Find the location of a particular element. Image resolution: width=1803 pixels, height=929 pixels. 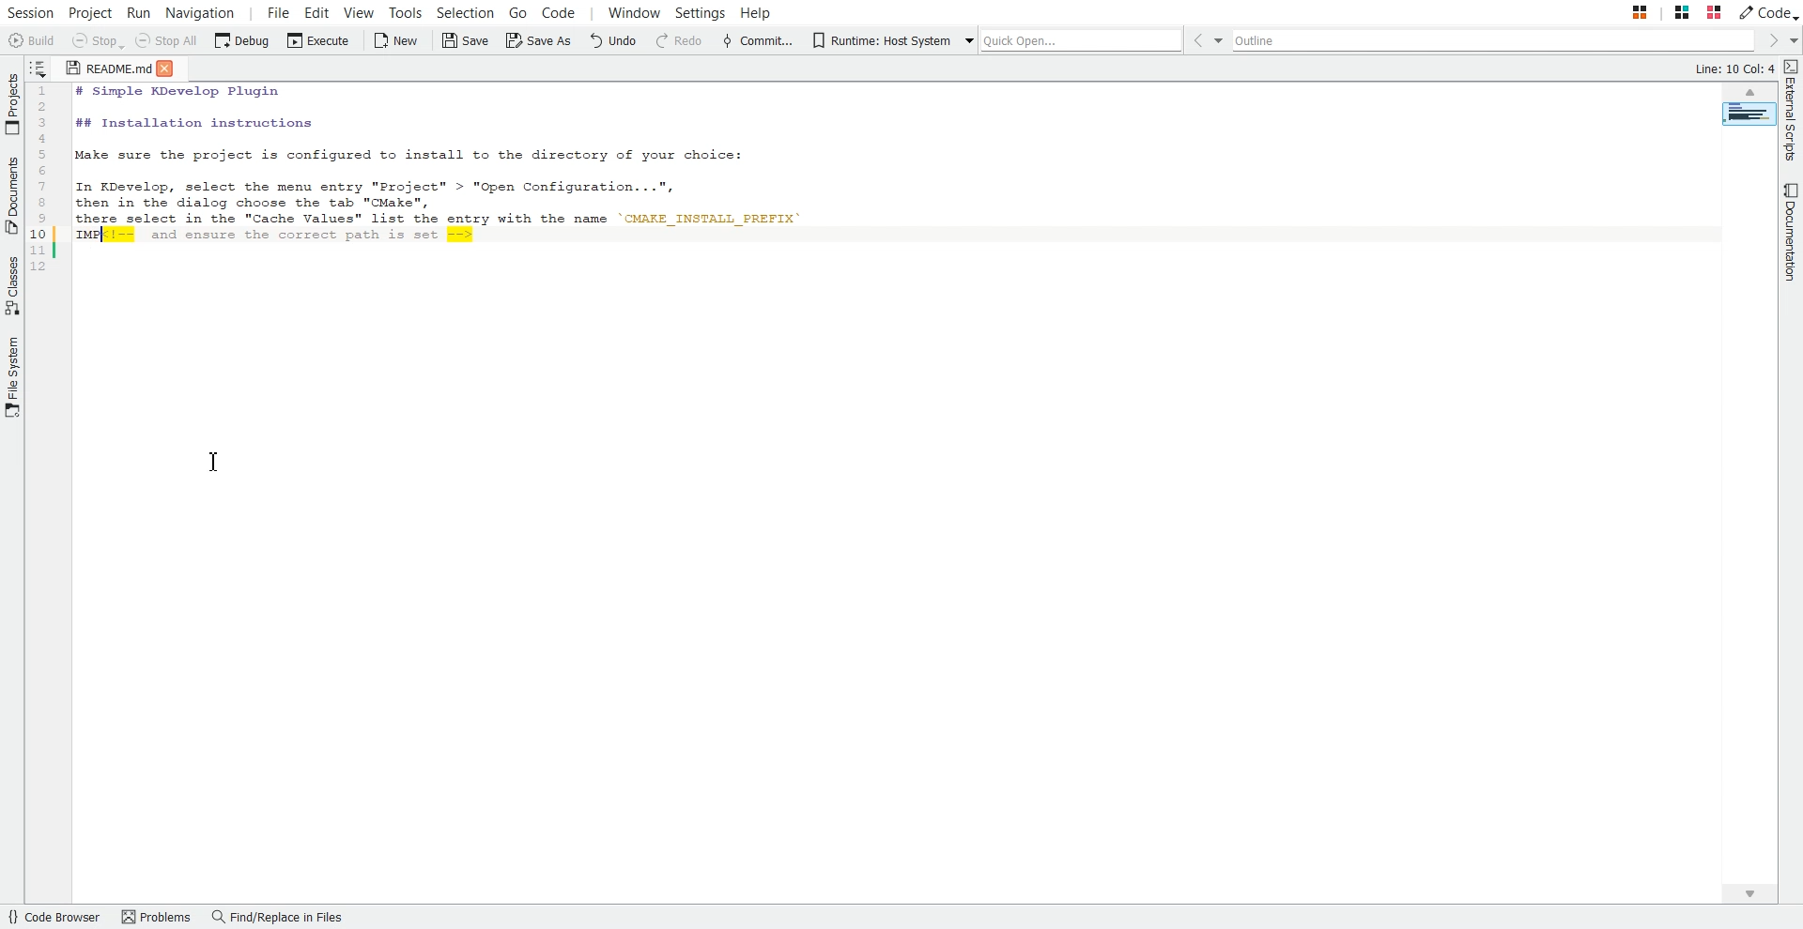

Scroll down is located at coordinates (1748, 893).